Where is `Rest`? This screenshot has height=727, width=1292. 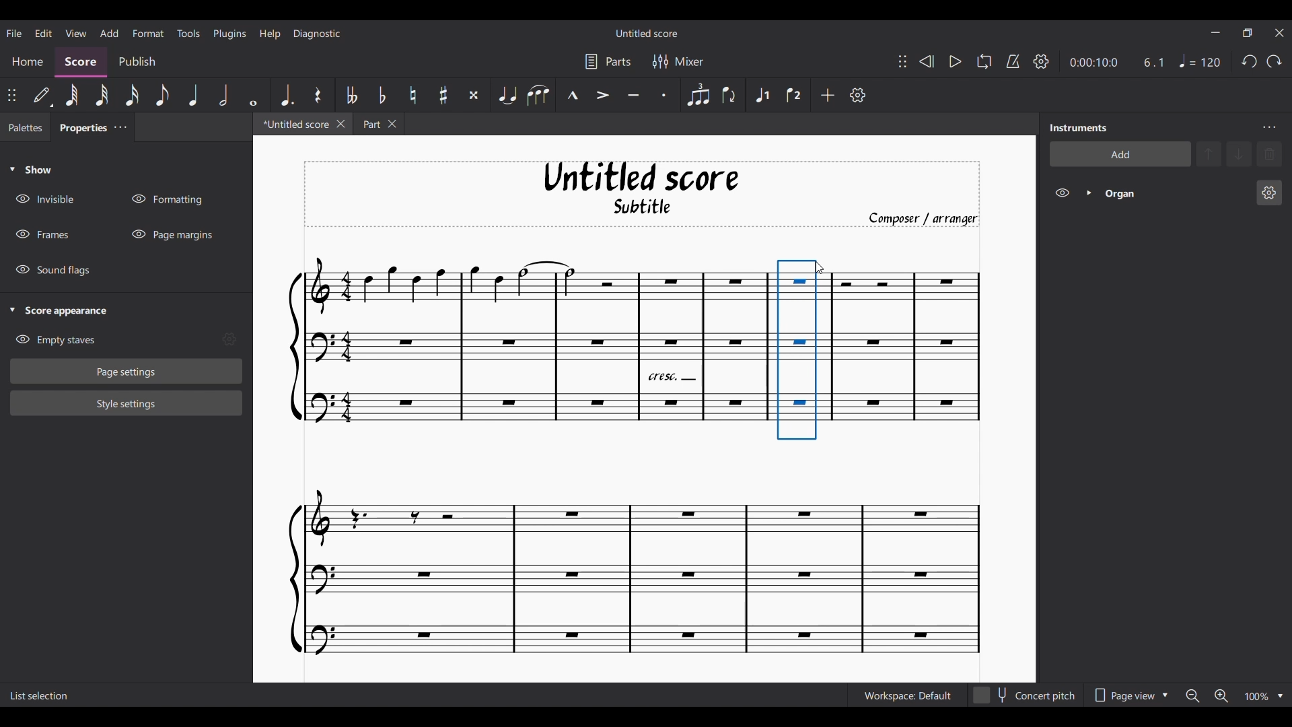
Rest is located at coordinates (318, 95).